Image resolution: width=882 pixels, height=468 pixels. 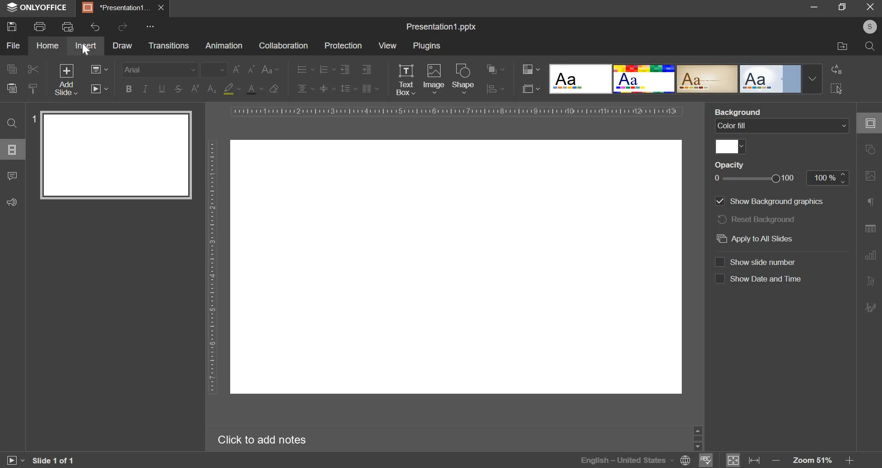 I want to click on spell check, so click(x=706, y=460).